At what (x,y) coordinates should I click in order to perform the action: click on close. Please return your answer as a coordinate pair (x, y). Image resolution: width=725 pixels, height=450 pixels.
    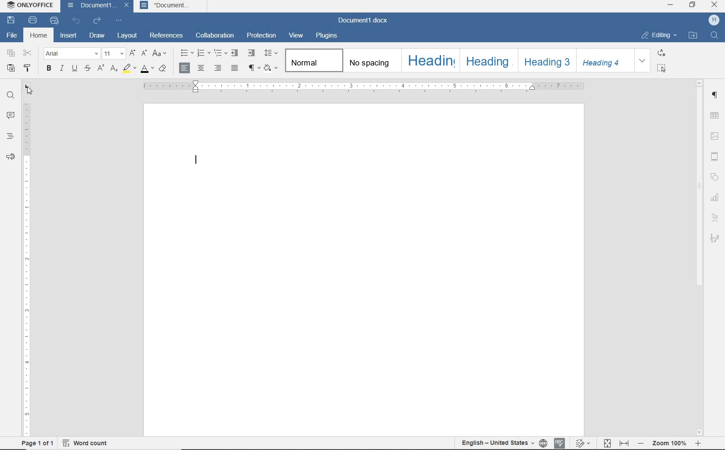
    Looking at the image, I should click on (126, 6).